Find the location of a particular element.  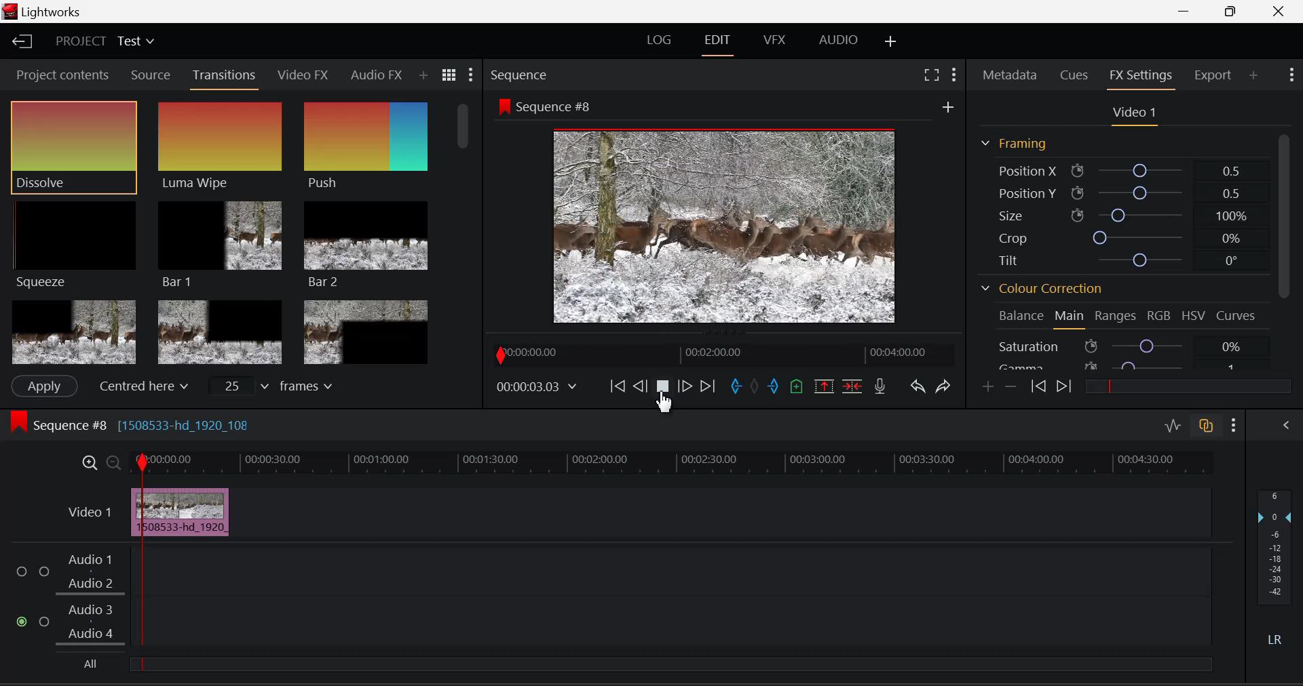

HSV is located at coordinates (1192, 317).